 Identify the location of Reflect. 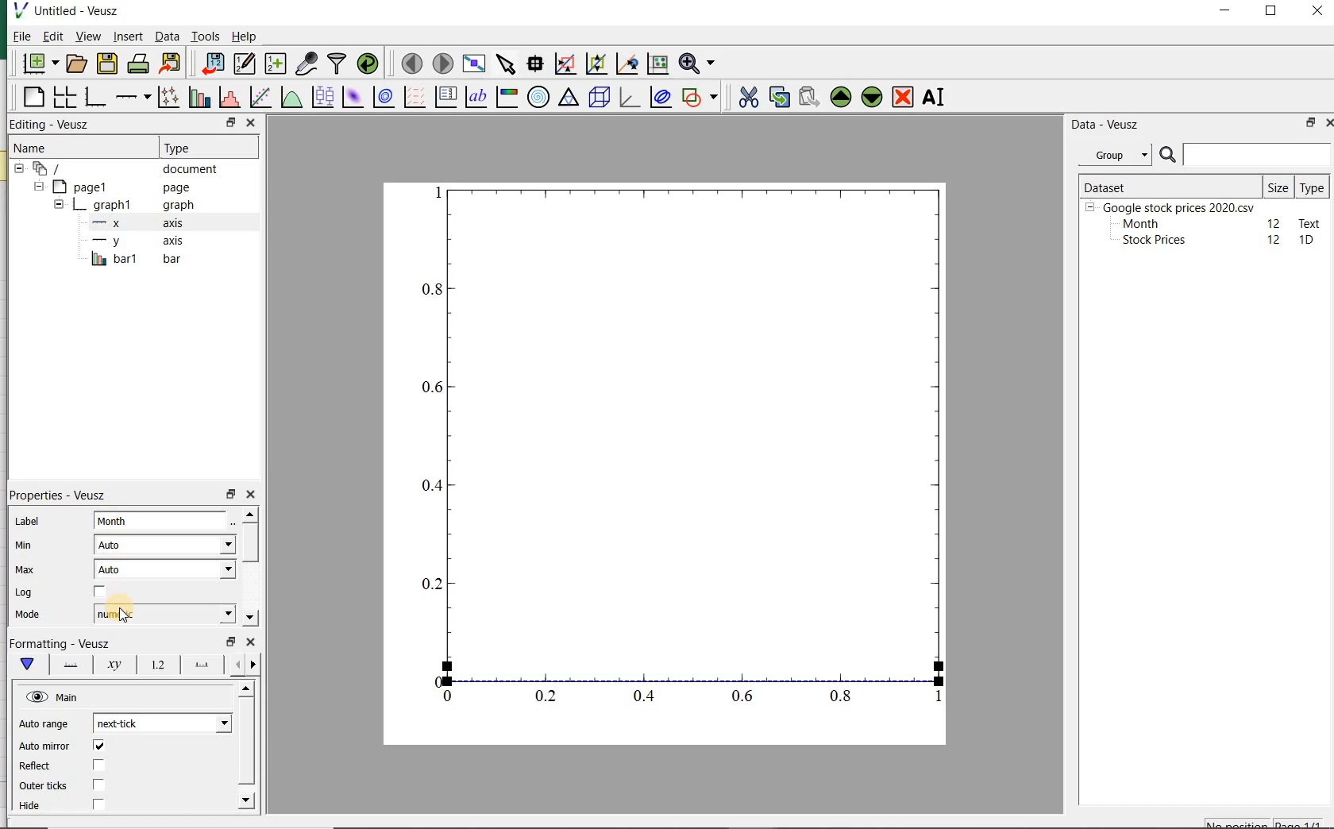
(37, 766).